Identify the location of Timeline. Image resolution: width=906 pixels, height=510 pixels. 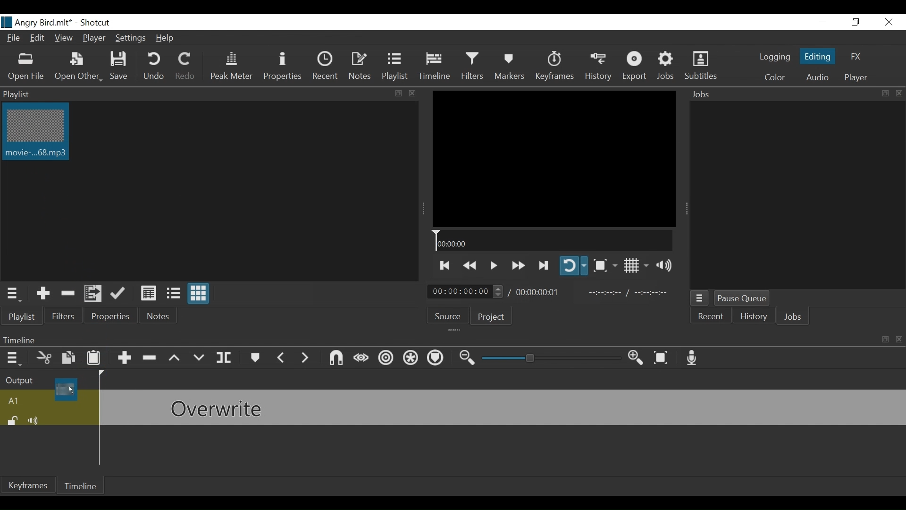
(435, 66).